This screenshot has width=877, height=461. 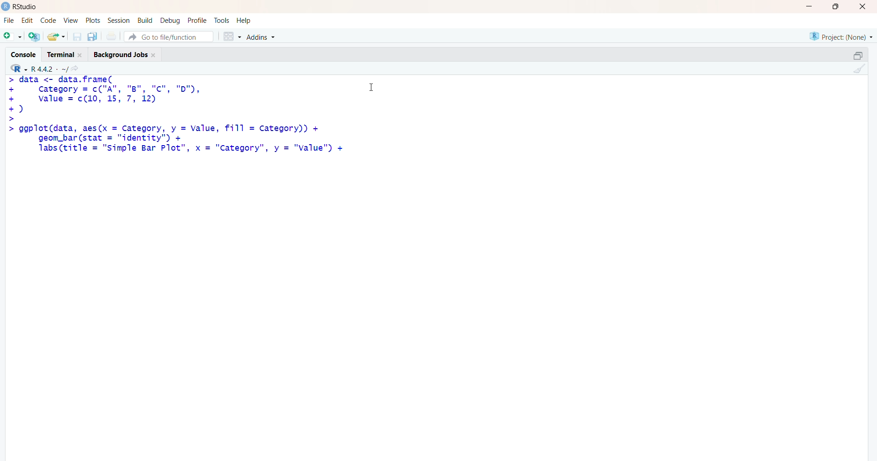 I want to click on View, so click(x=71, y=21).